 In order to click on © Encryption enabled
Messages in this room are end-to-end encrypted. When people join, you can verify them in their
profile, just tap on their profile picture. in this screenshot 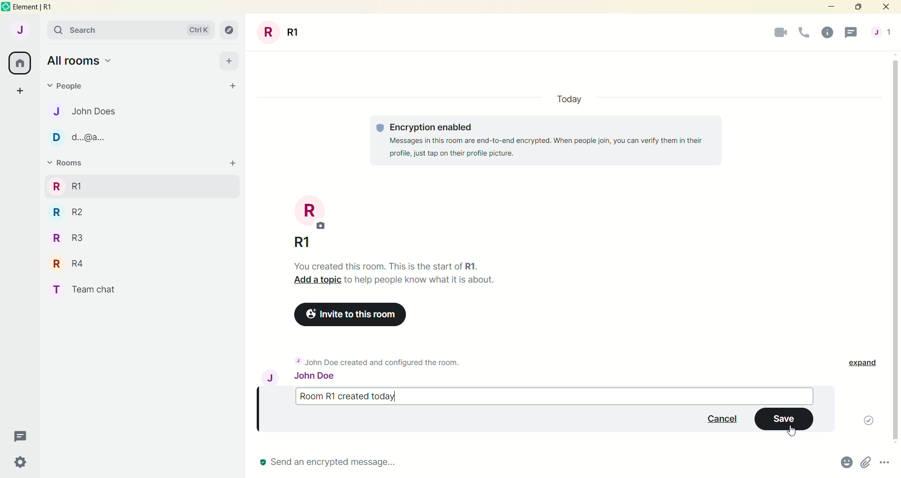, I will do `click(552, 141)`.